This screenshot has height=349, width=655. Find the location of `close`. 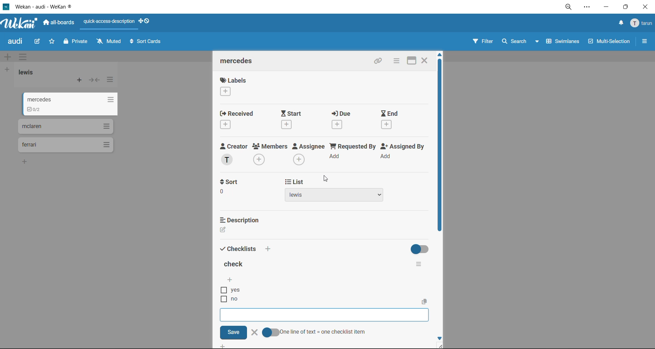

close is located at coordinates (425, 59).